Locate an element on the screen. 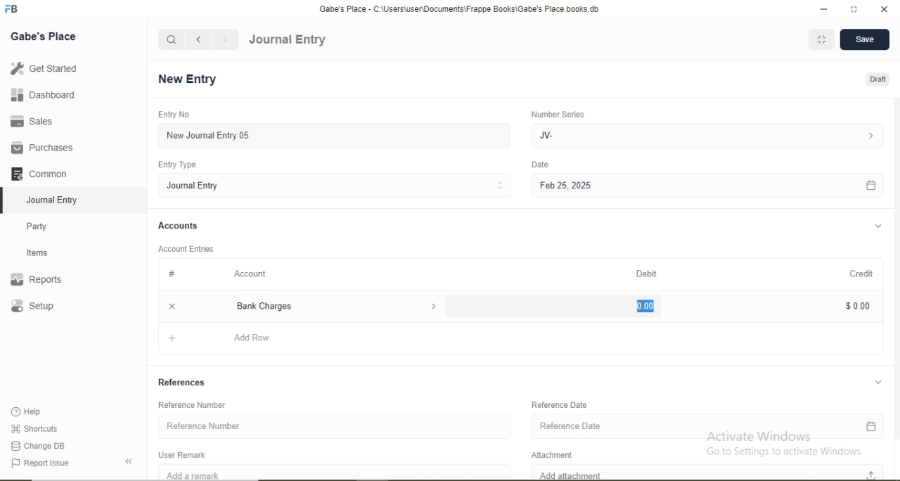  logo is located at coordinates (13, 9).